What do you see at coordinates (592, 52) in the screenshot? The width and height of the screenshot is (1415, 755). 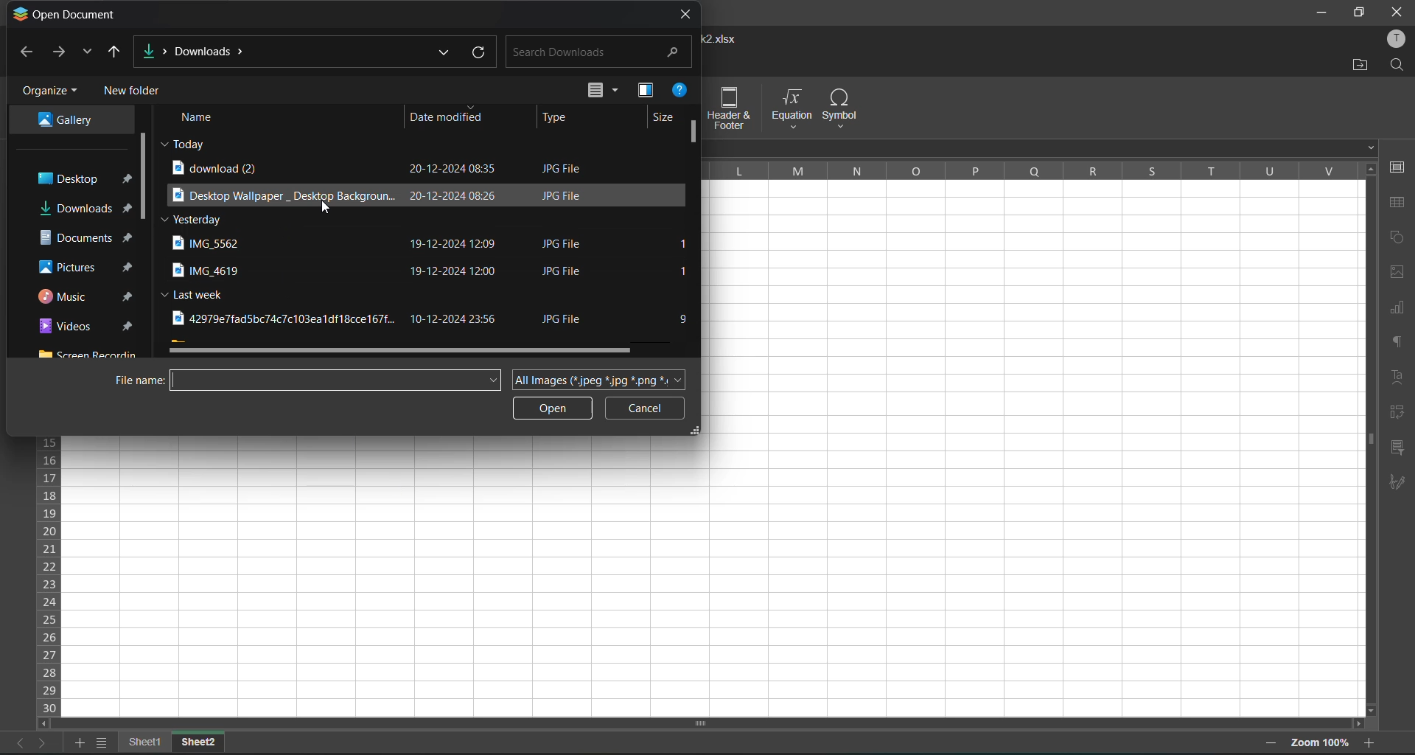 I see `search` at bounding box center [592, 52].